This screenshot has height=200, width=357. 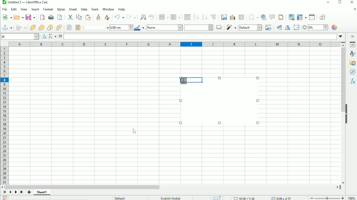 I want to click on bring to front, so click(x=33, y=27).